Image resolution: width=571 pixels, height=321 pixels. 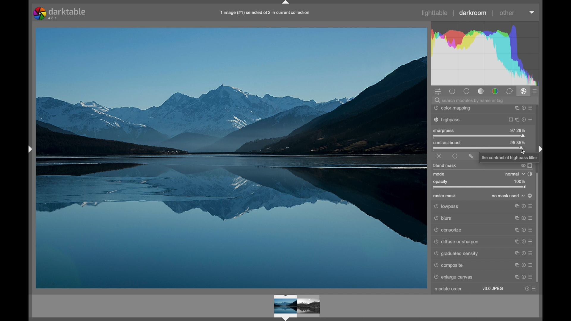 I want to click on lighttable, so click(x=435, y=13).